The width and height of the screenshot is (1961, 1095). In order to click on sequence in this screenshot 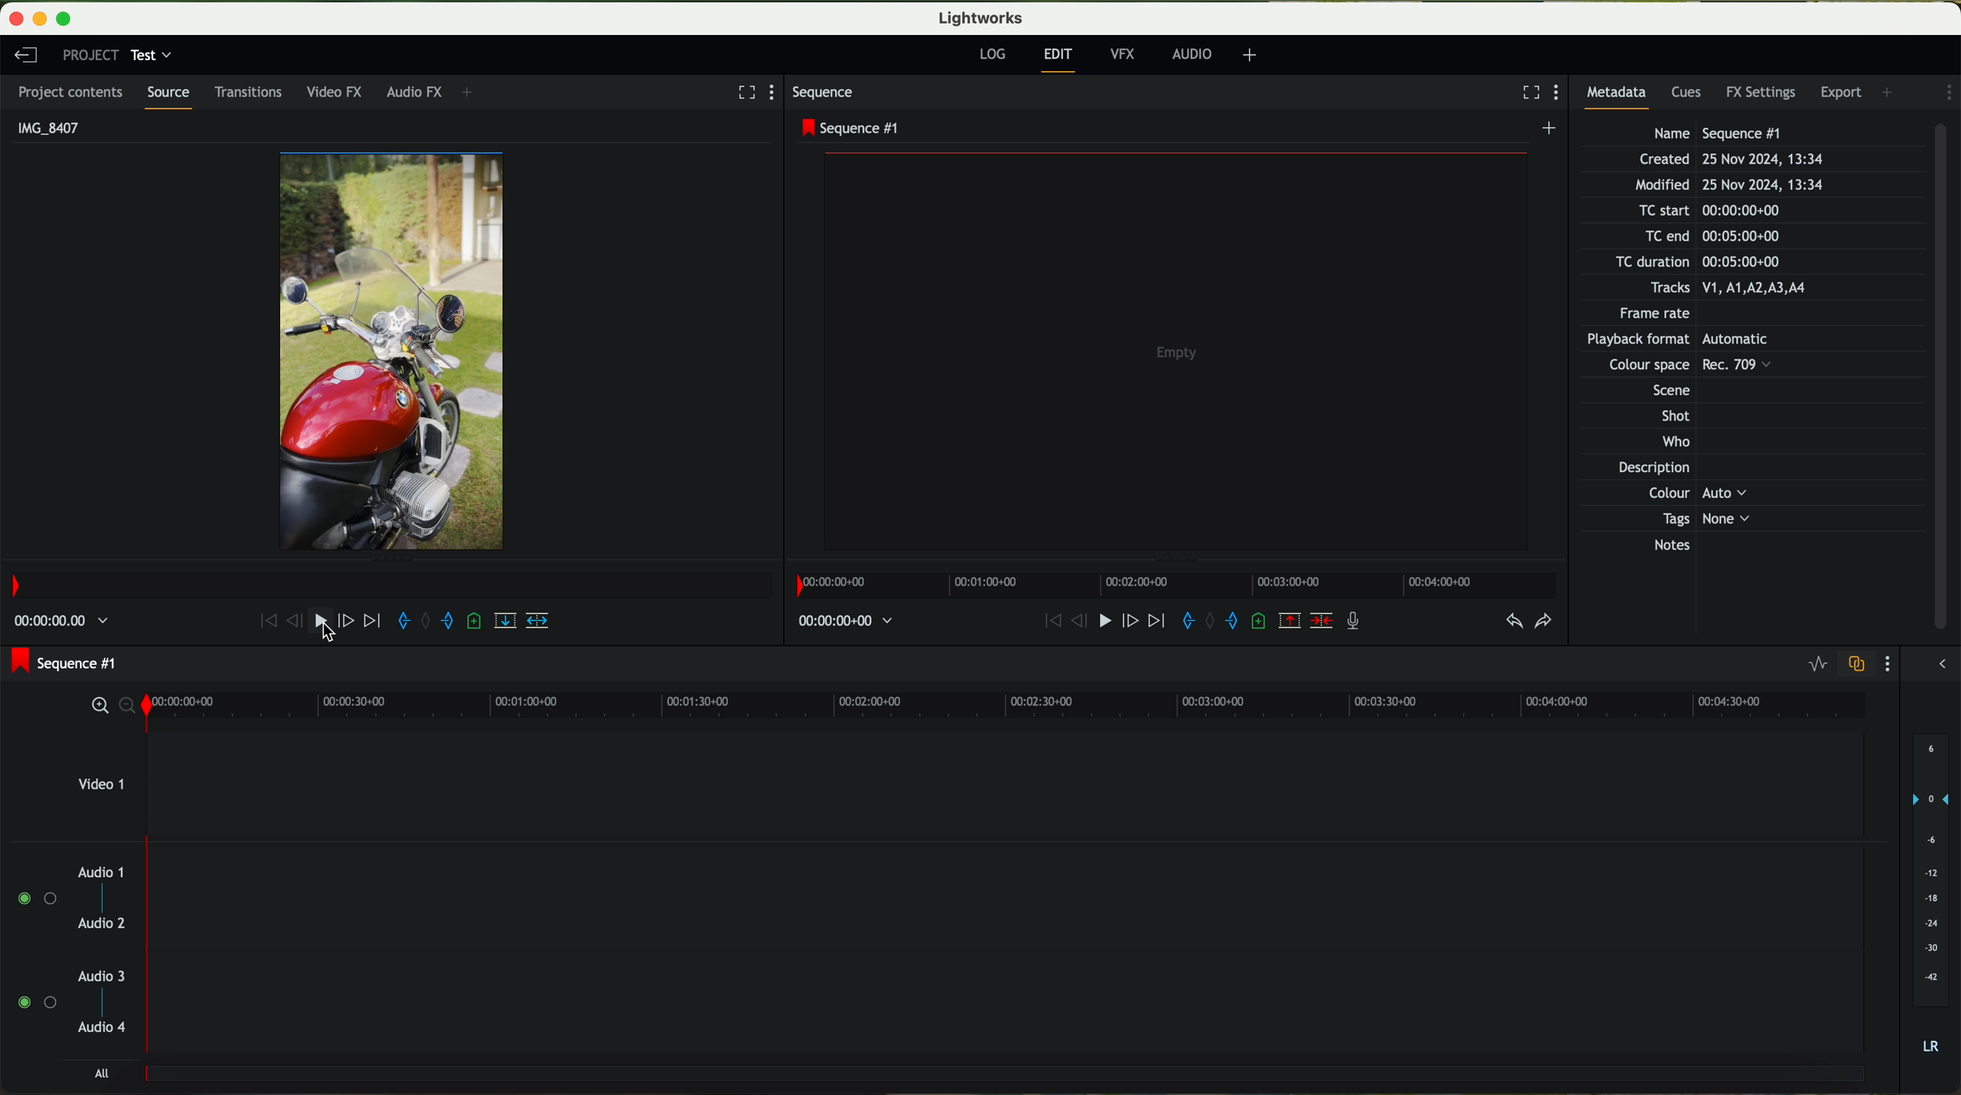, I will do `click(828, 94)`.